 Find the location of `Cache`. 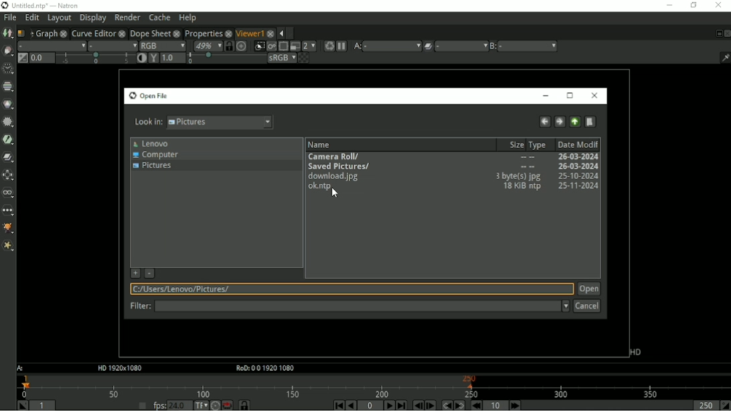

Cache is located at coordinates (159, 17).